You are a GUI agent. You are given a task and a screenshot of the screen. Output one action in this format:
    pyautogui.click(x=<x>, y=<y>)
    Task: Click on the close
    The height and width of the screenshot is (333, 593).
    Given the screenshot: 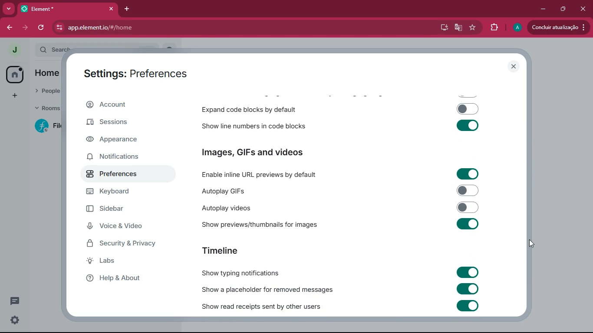 What is the action you would take?
    pyautogui.click(x=512, y=66)
    